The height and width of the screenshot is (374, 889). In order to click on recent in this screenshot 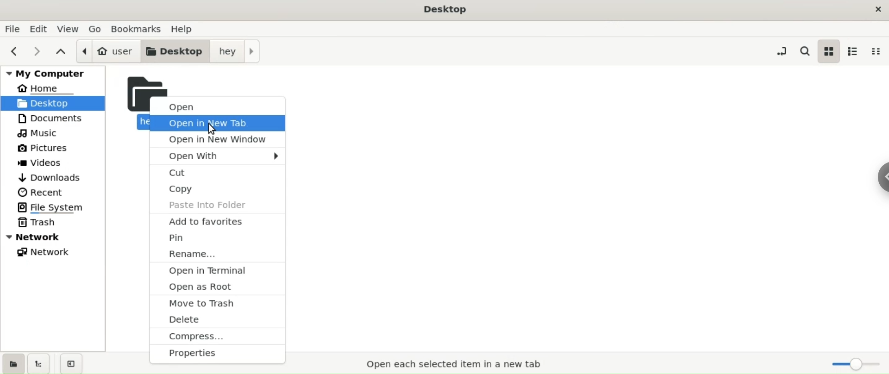, I will do `click(55, 193)`.